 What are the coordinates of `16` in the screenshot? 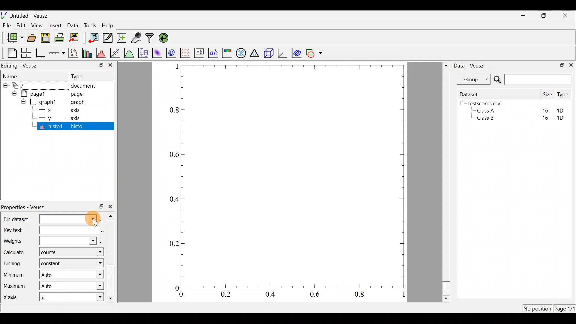 It's located at (545, 110).